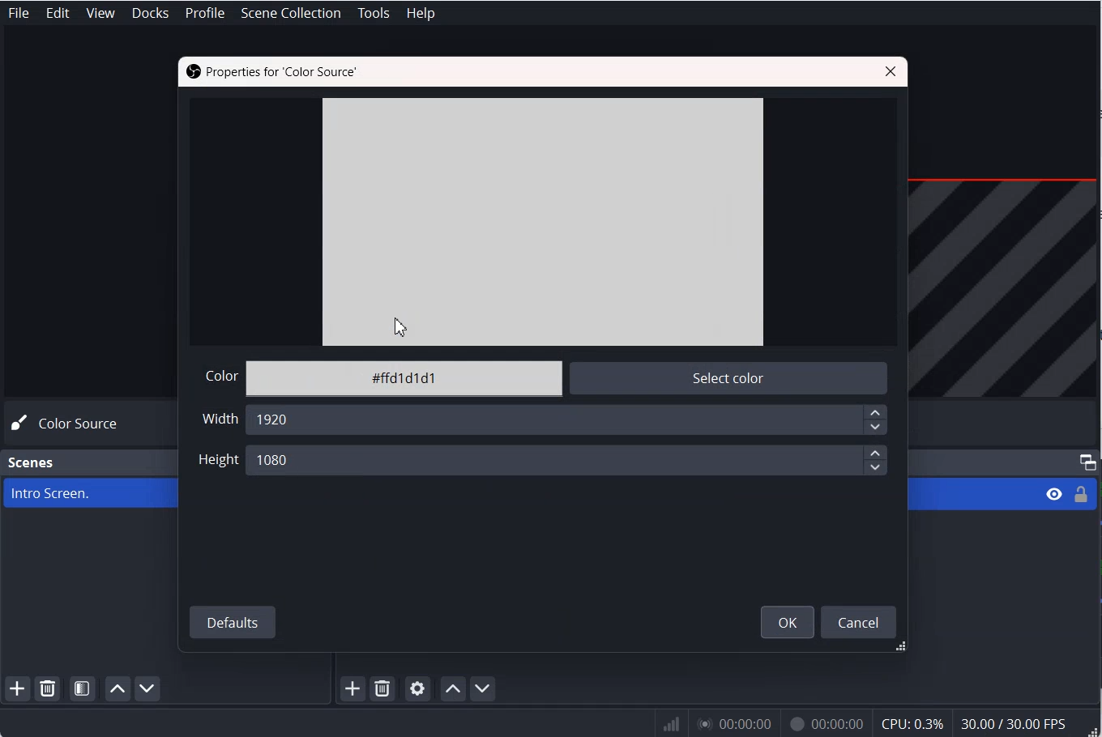  What do you see at coordinates (48, 688) in the screenshot?
I see `Remove Selected Scene` at bounding box center [48, 688].